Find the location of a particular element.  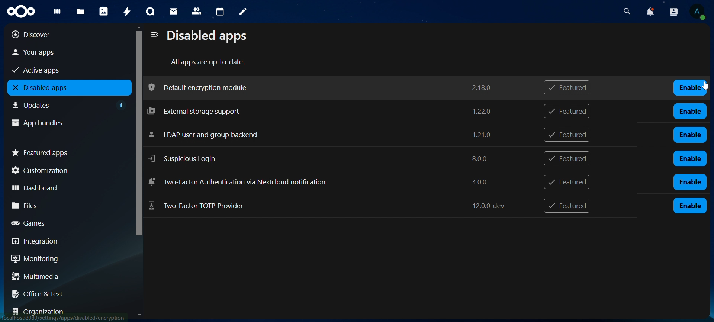

featured is located at coordinates (566, 158).